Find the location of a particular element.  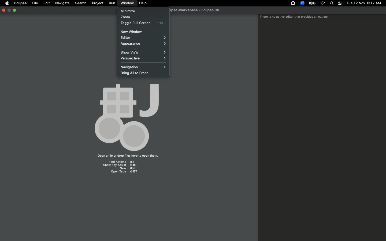

Notification is located at coordinates (340, 3).